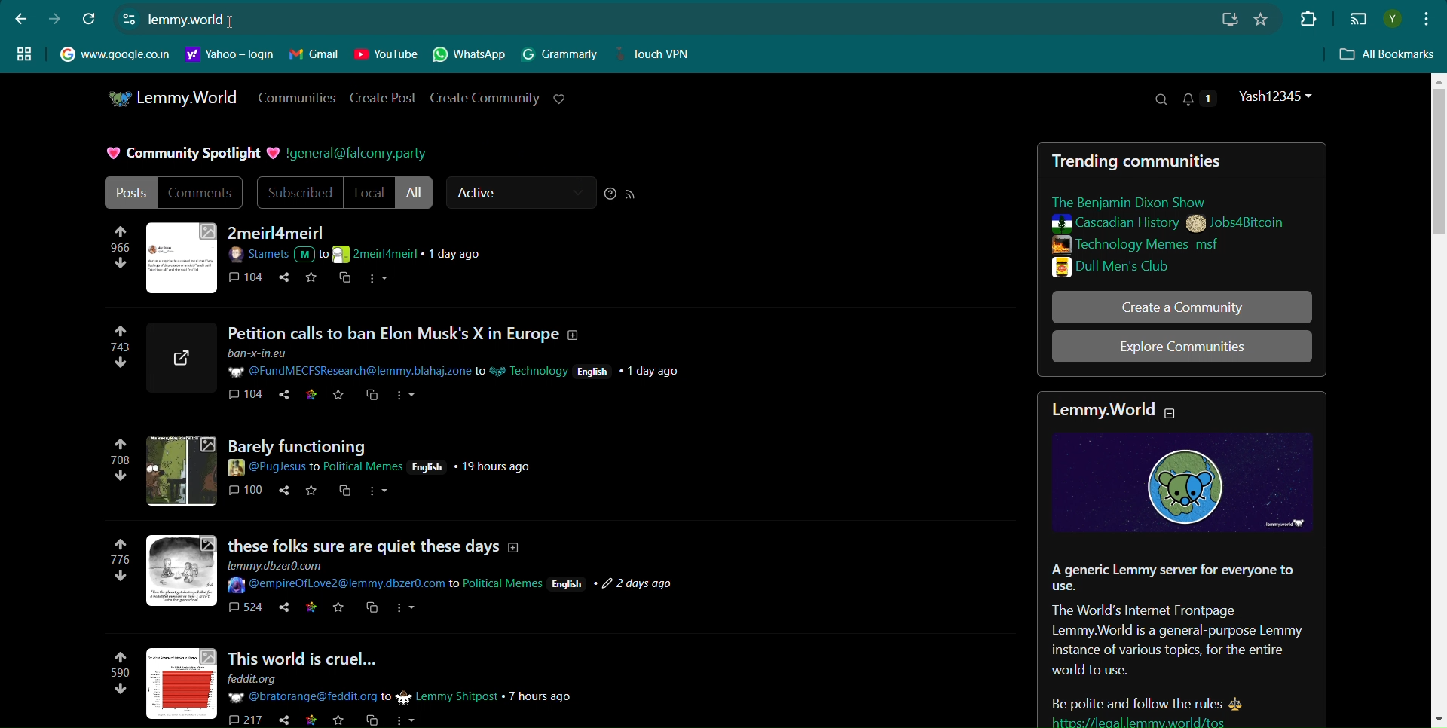 The height and width of the screenshot is (728, 1447). What do you see at coordinates (230, 54) in the screenshot?
I see `Hyperlink` at bounding box center [230, 54].